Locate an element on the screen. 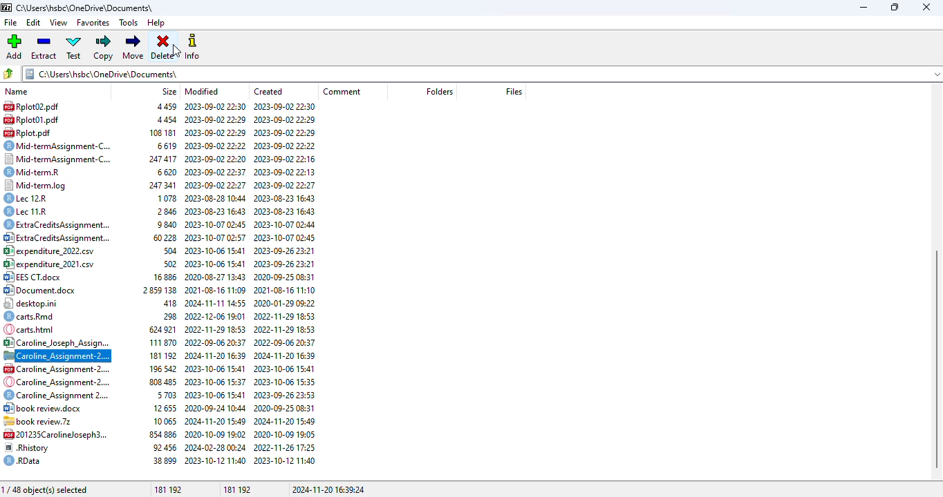  Coating Junin Asti... is located at coordinates (56, 342).